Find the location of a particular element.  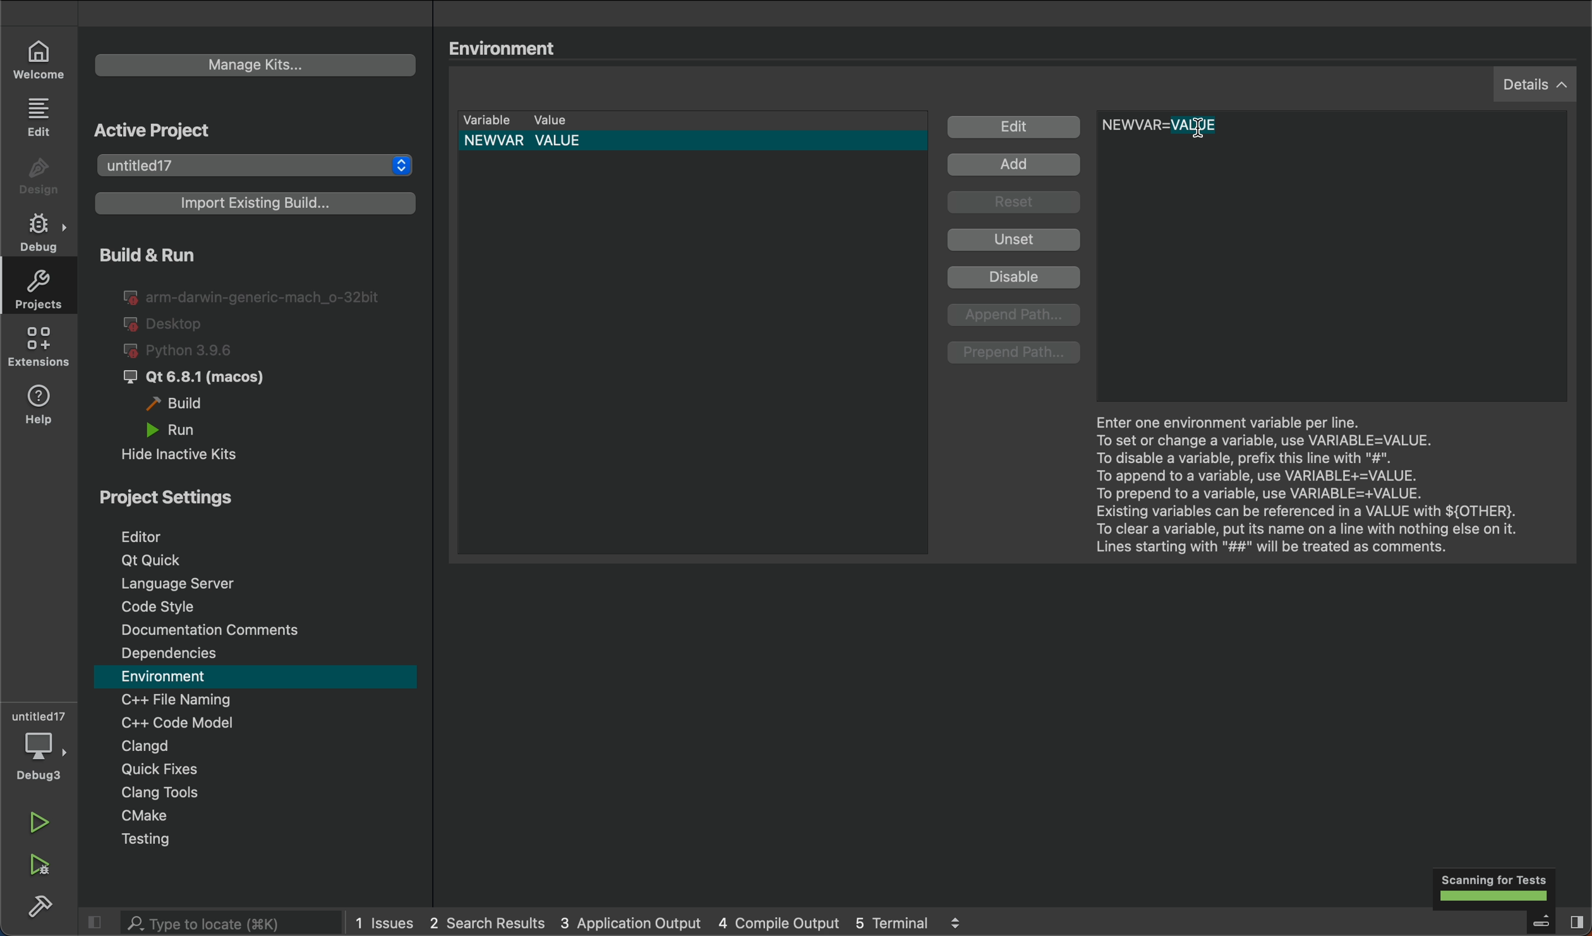

issues is located at coordinates (385, 923).